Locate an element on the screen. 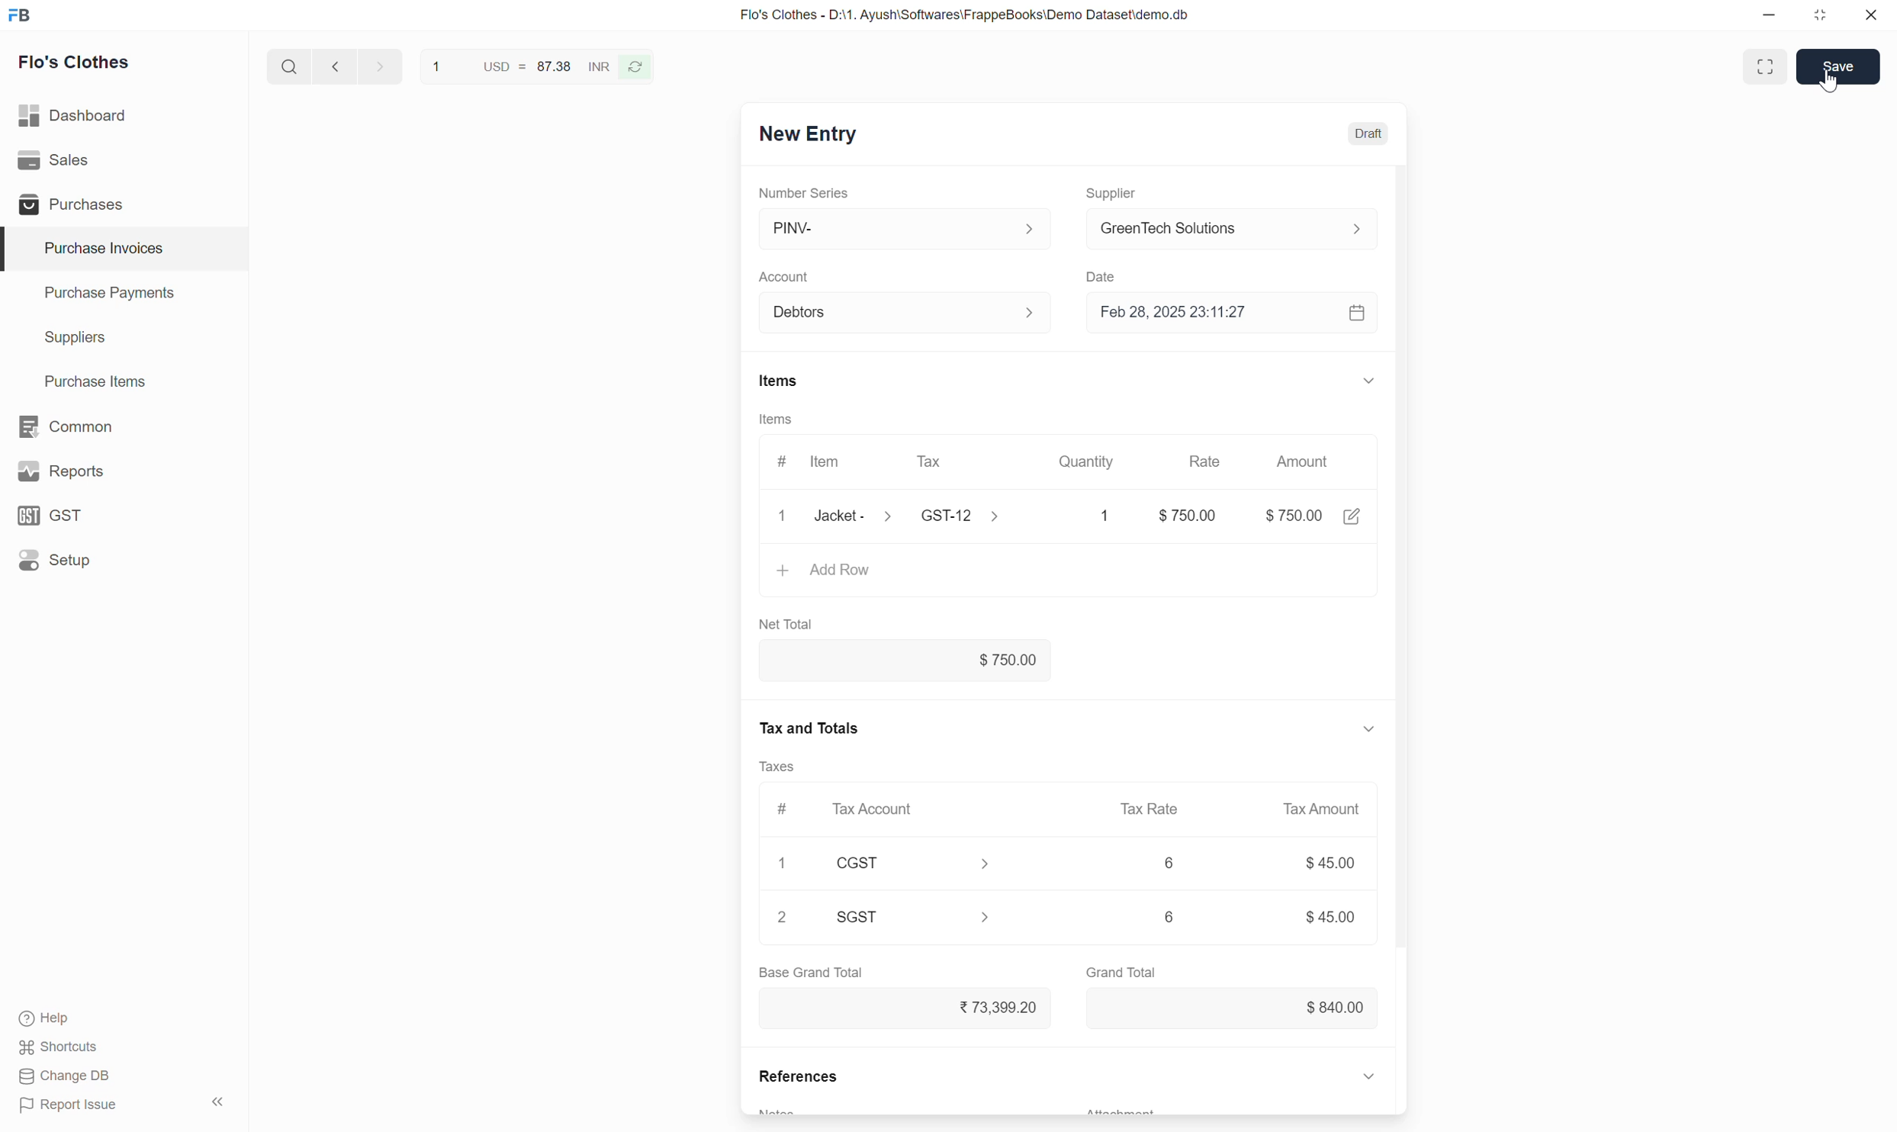 The image size is (1897, 1132). Tax is located at coordinates (959, 462).